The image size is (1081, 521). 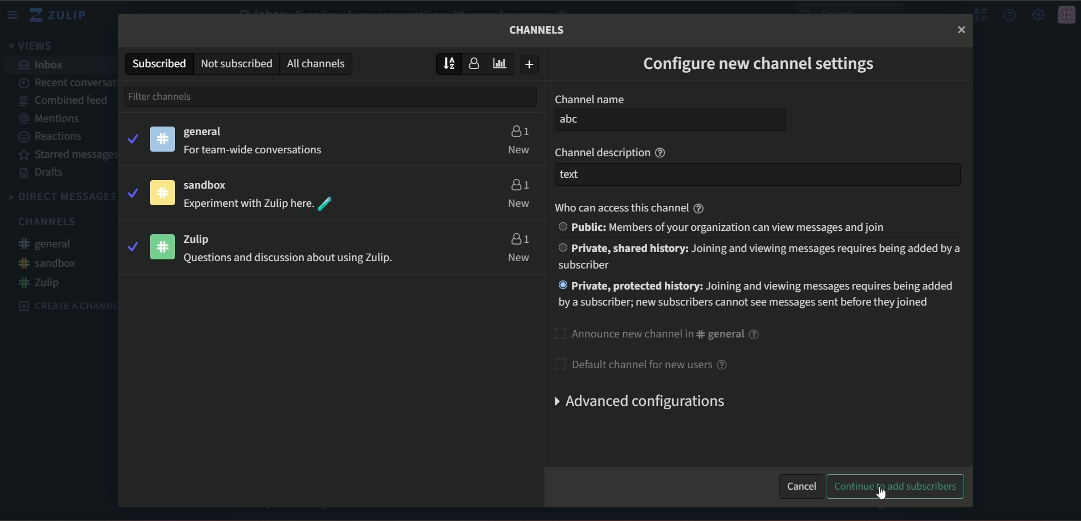 What do you see at coordinates (44, 173) in the screenshot?
I see `drafts` at bounding box center [44, 173].